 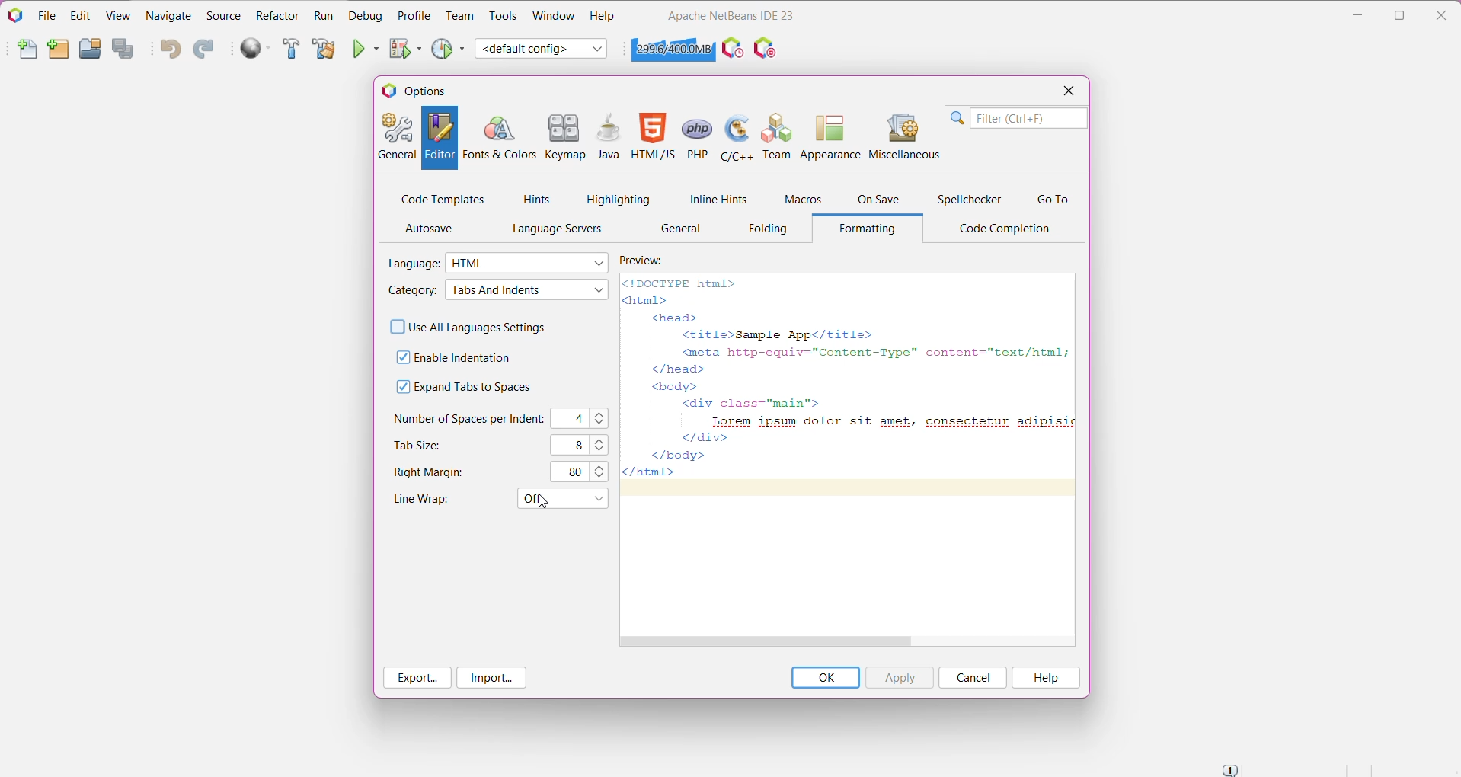 What do you see at coordinates (673, 318) in the screenshot?
I see `<head>` at bounding box center [673, 318].